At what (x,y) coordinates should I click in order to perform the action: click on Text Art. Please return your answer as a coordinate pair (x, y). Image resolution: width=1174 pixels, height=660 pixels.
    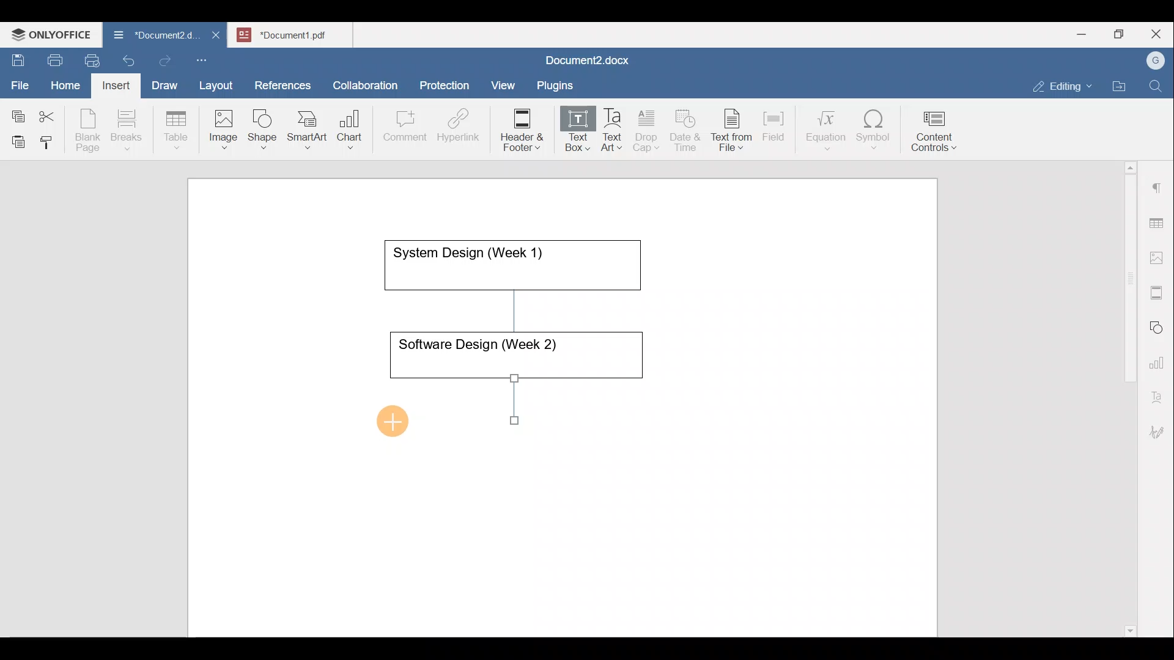
    Looking at the image, I should click on (613, 130).